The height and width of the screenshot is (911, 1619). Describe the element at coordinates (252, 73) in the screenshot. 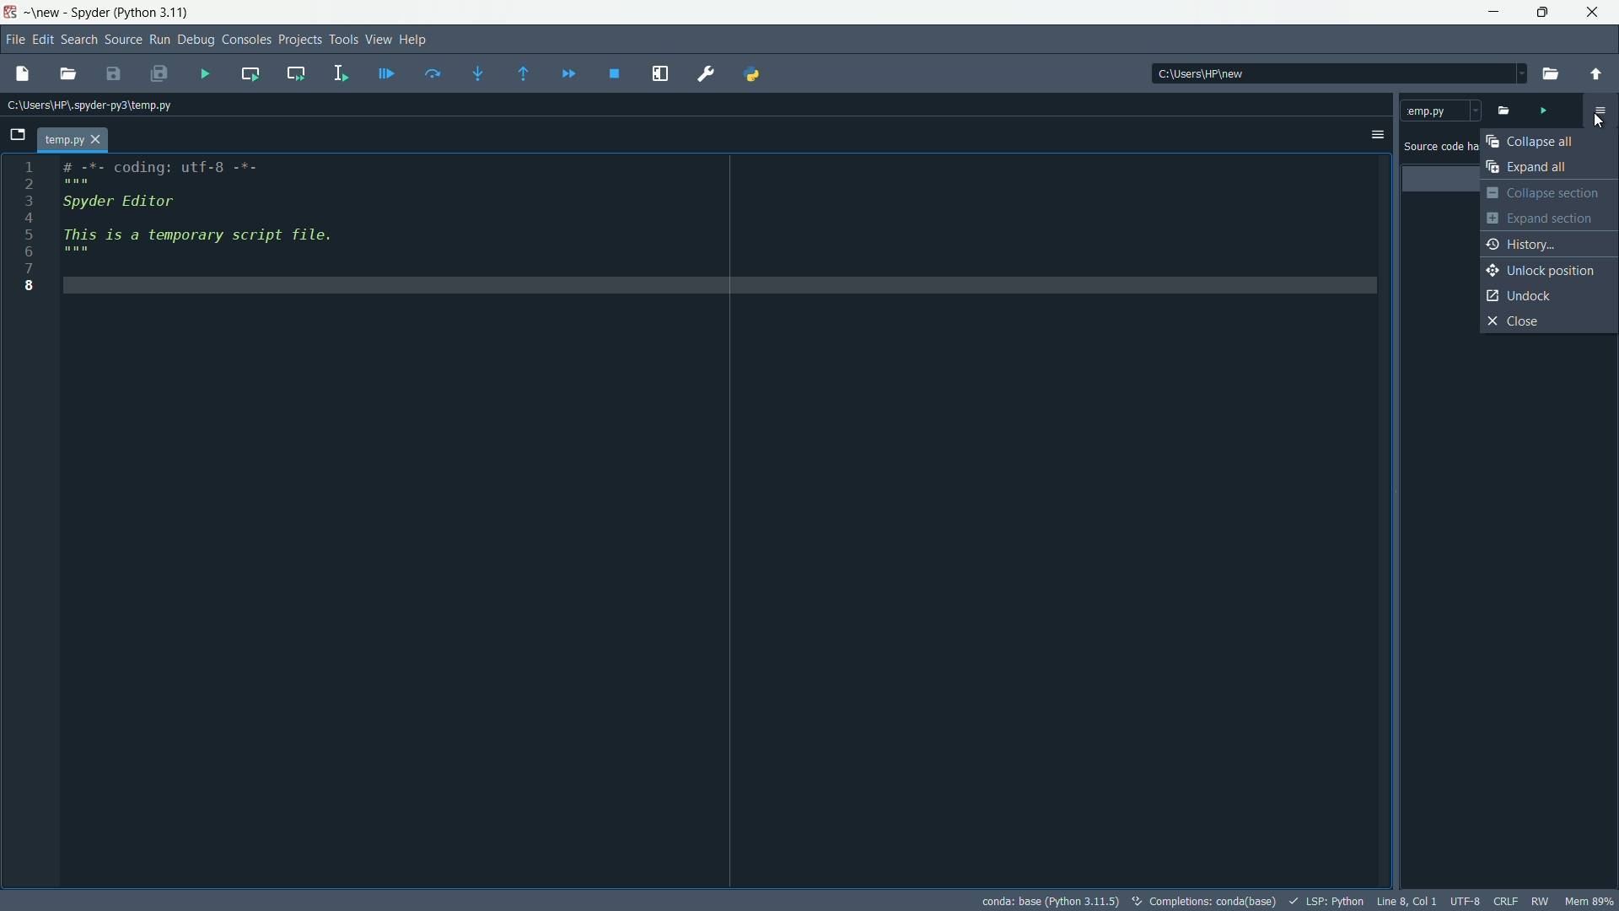

I see `run current cell` at that location.